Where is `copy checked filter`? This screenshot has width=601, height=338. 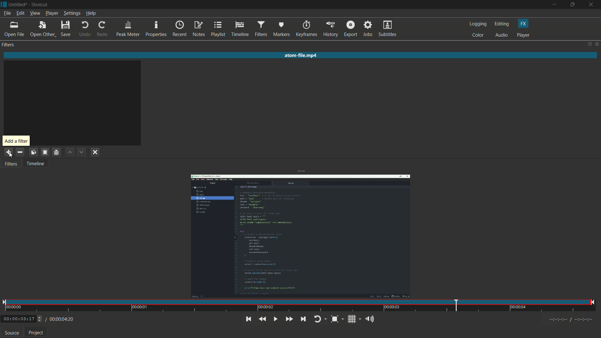
copy checked filter is located at coordinates (33, 152).